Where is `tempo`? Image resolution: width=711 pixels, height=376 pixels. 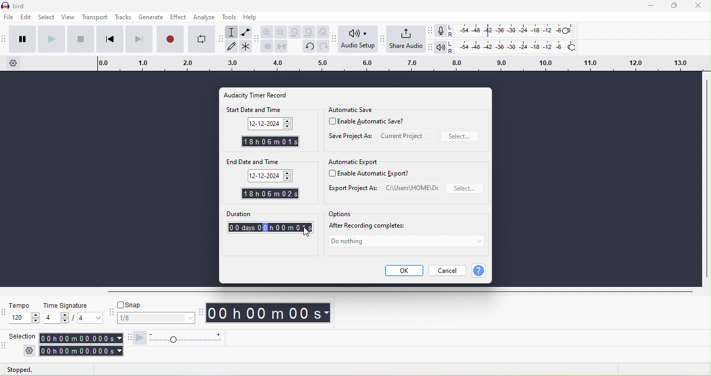
tempo is located at coordinates (25, 320).